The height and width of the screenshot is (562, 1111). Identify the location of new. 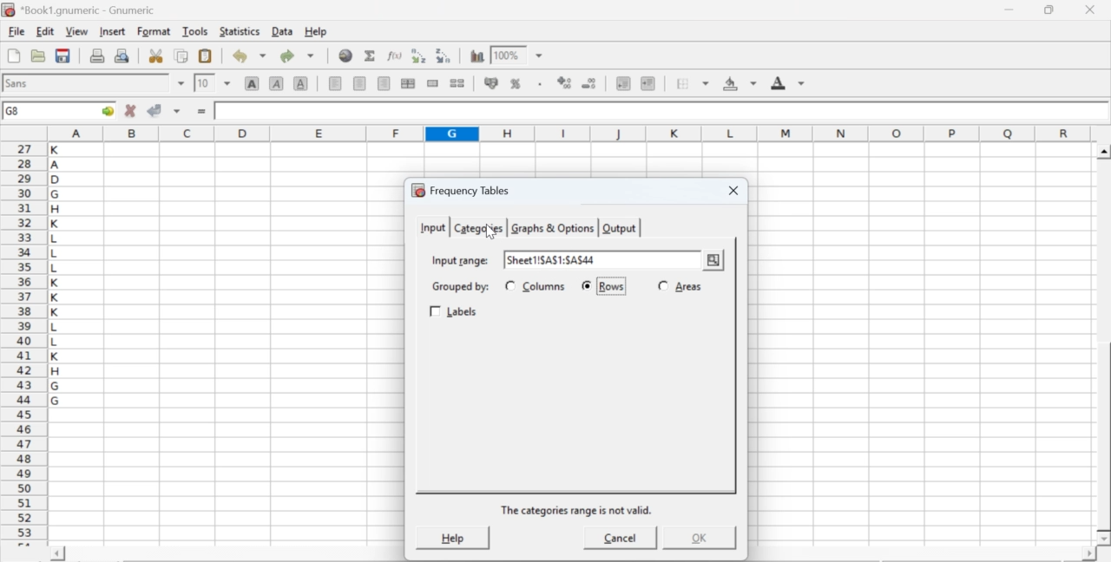
(13, 56).